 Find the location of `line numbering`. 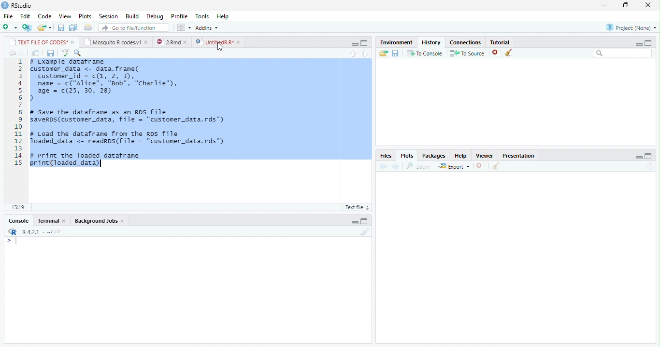

line numbering is located at coordinates (18, 112).